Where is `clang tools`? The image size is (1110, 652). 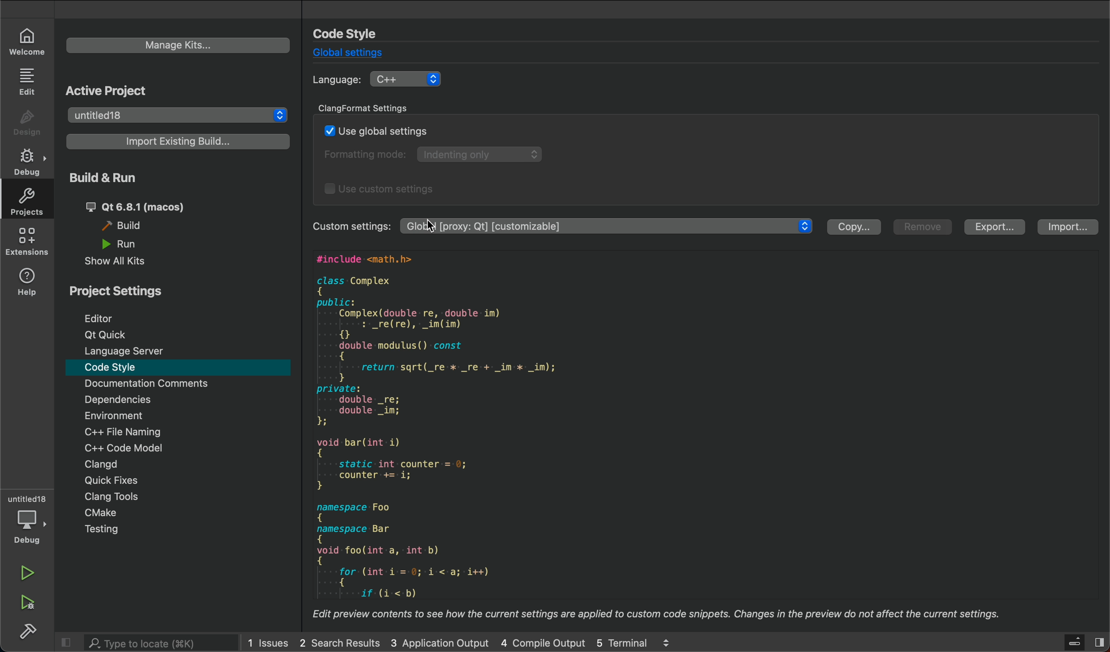
clang tools is located at coordinates (114, 498).